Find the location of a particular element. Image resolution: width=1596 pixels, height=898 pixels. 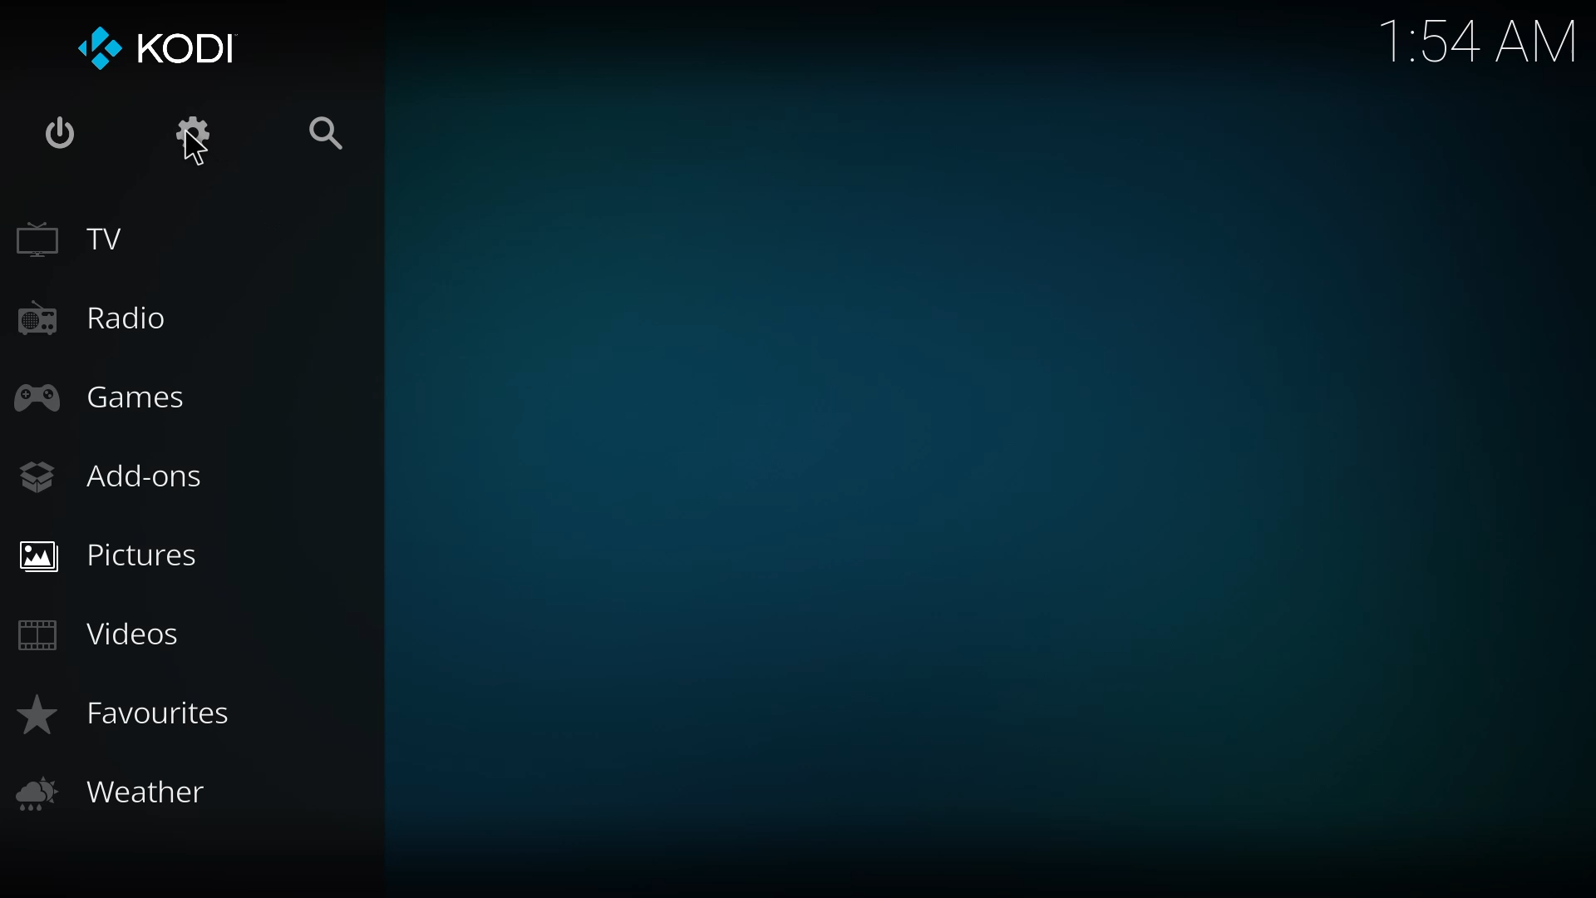

power is located at coordinates (58, 136).